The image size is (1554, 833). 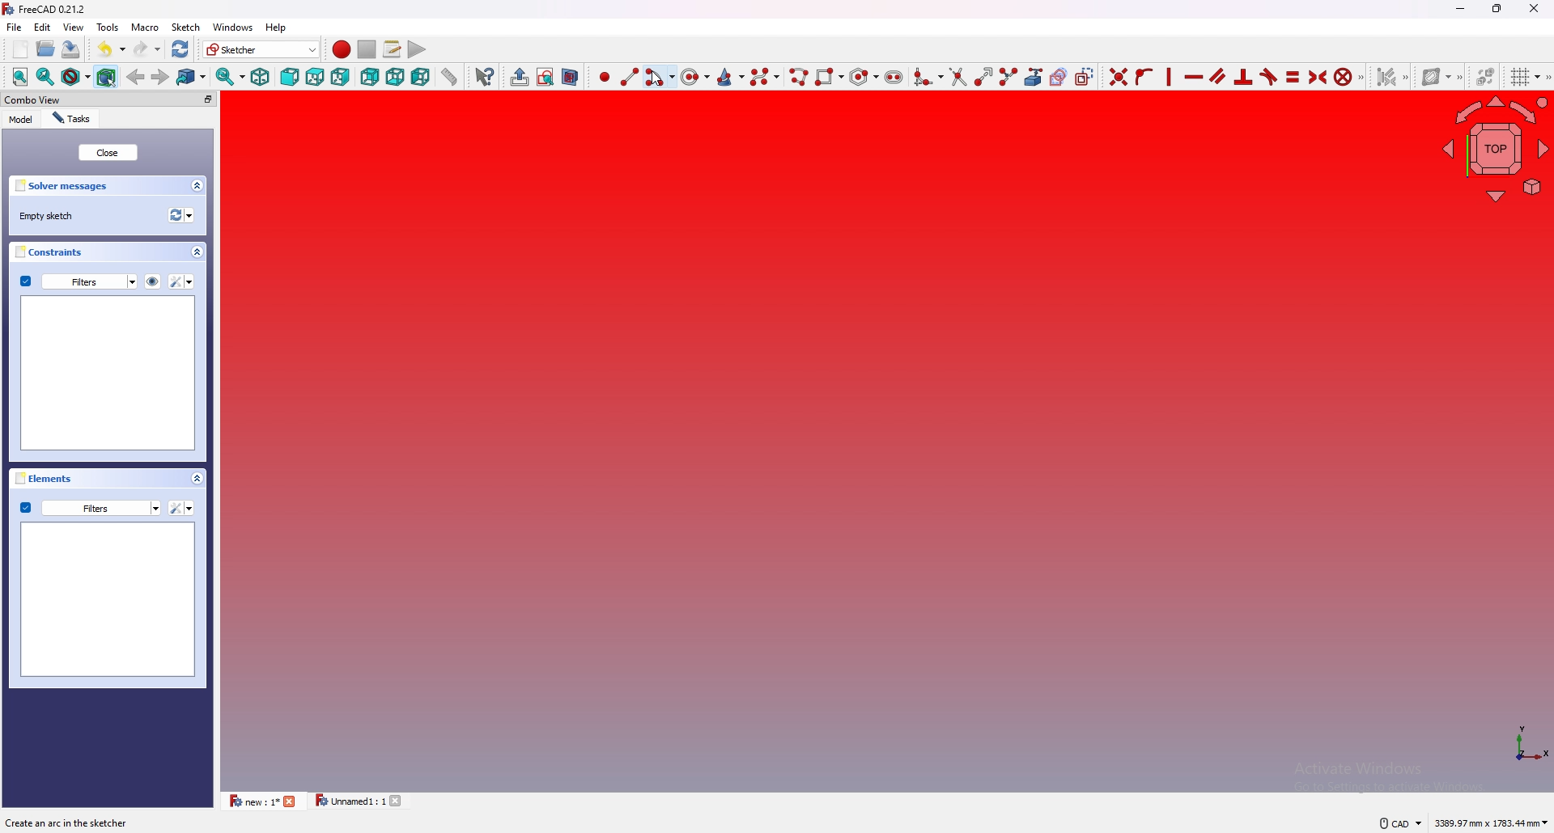 What do you see at coordinates (1526, 77) in the screenshot?
I see `toggle grid` at bounding box center [1526, 77].